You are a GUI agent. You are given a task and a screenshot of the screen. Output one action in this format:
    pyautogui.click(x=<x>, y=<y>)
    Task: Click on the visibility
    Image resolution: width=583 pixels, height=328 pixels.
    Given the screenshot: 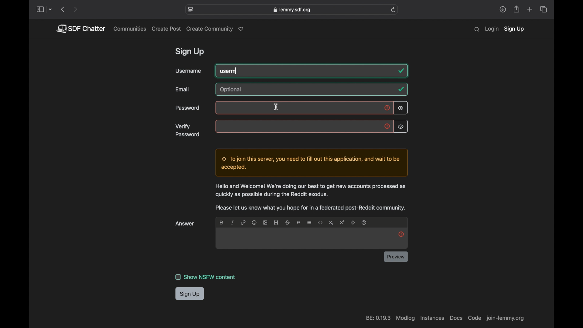 What is the action you would take?
    pyautogui.click(x=401, y=108)
    